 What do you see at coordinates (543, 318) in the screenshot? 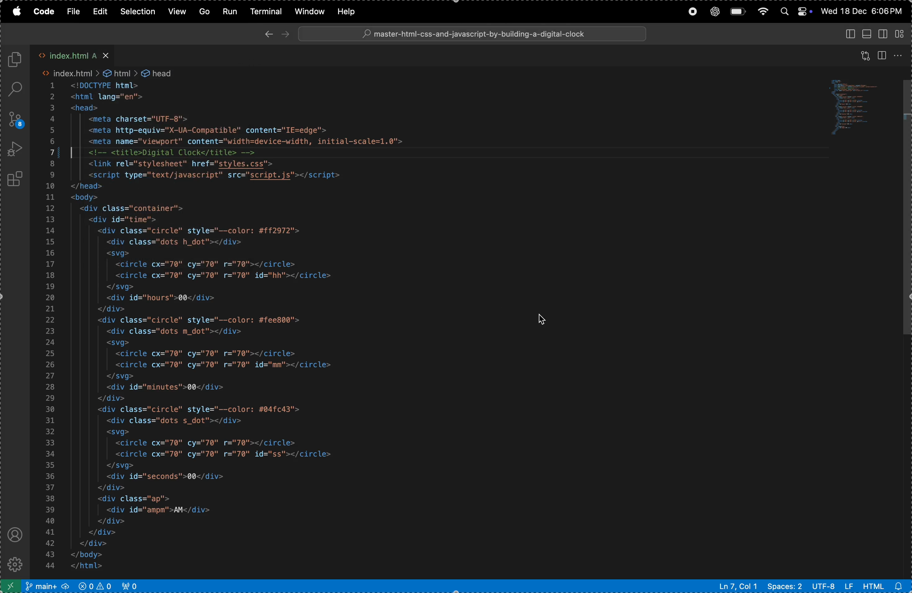
I see `cursor` at bounding box center [543, 318].